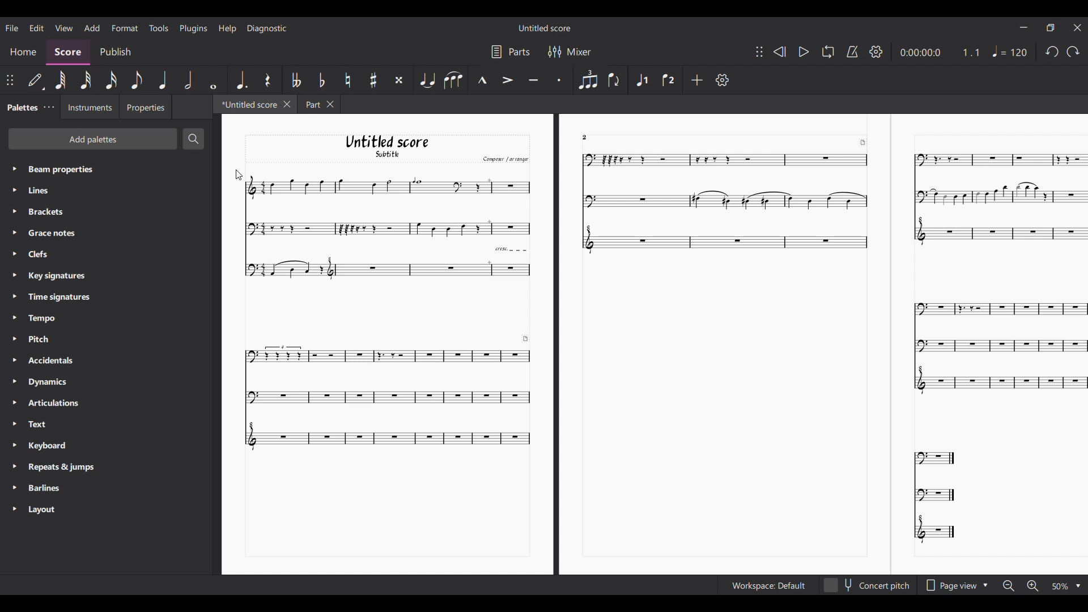 The height and width of the screenshot is (612, 1088). What do you see at coordinates (48, 254) in the screenshot?
I see `Clefs` at bounding box center [48, 254].